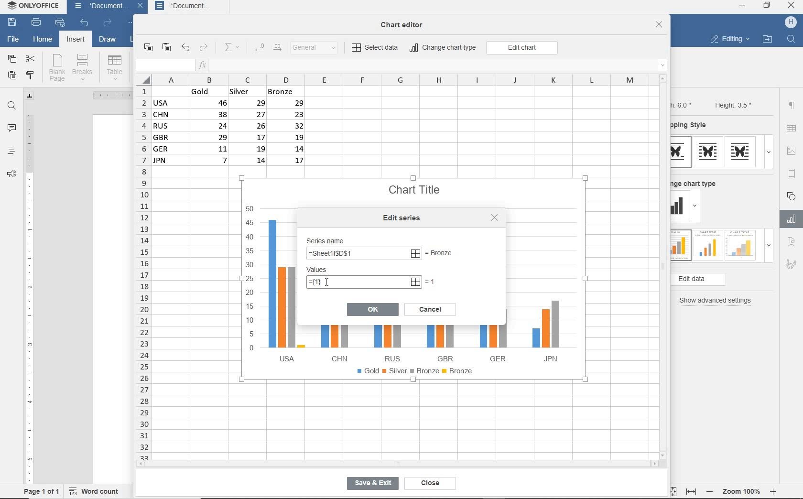 Image resolution: width=803 pixels, height=499 pixels. What do you see at coordinates (696, 207) in the screenshot?
I see `dropdown` at bounding box center [696, 207].